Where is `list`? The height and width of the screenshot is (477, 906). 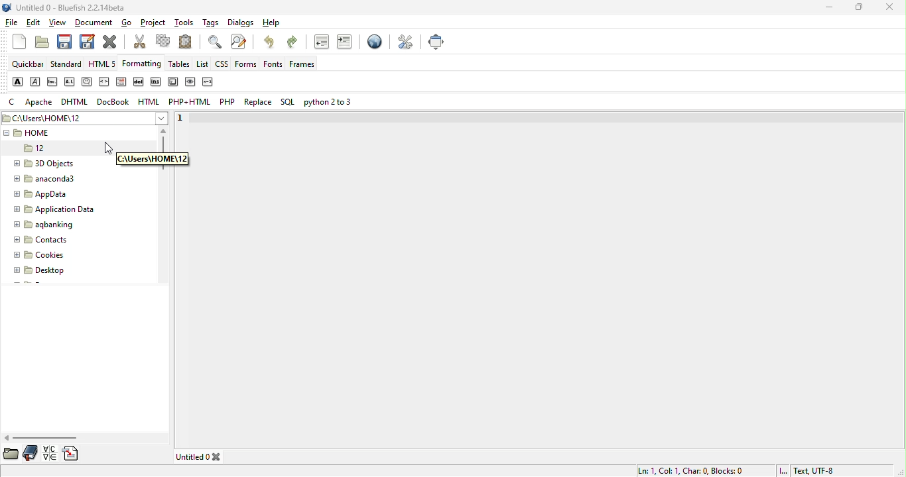 list is located at coordinates (203, 63).